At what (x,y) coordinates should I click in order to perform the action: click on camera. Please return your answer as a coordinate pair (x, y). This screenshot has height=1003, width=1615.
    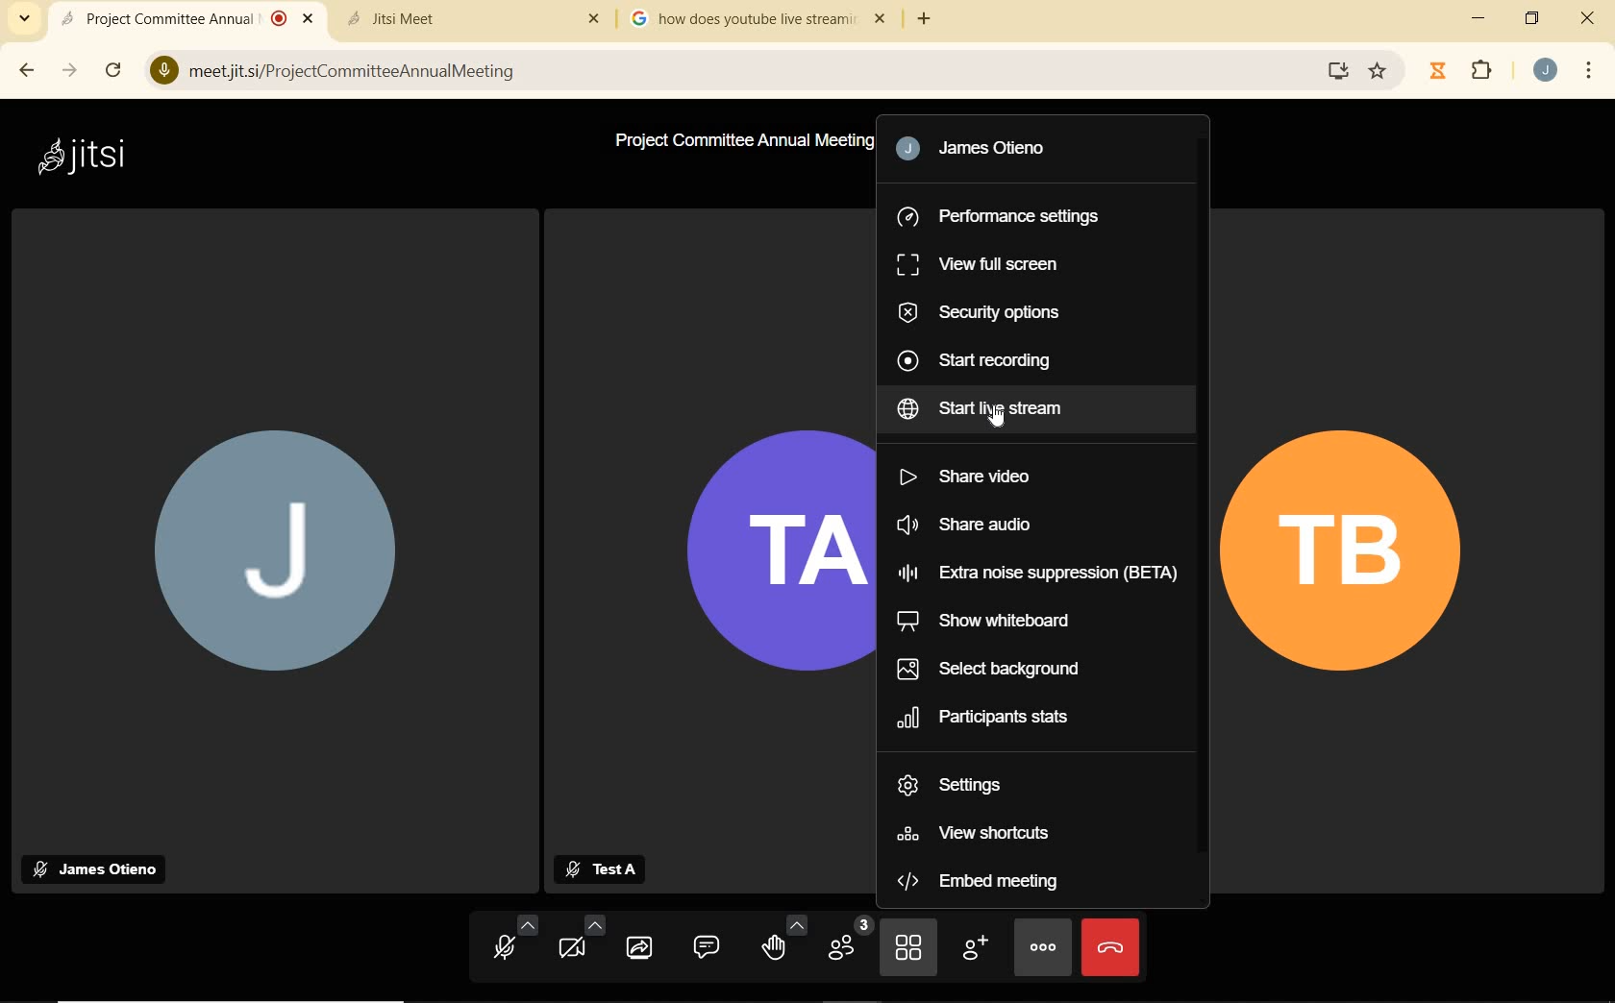
    Looking at the image, I should click on (581, 942).